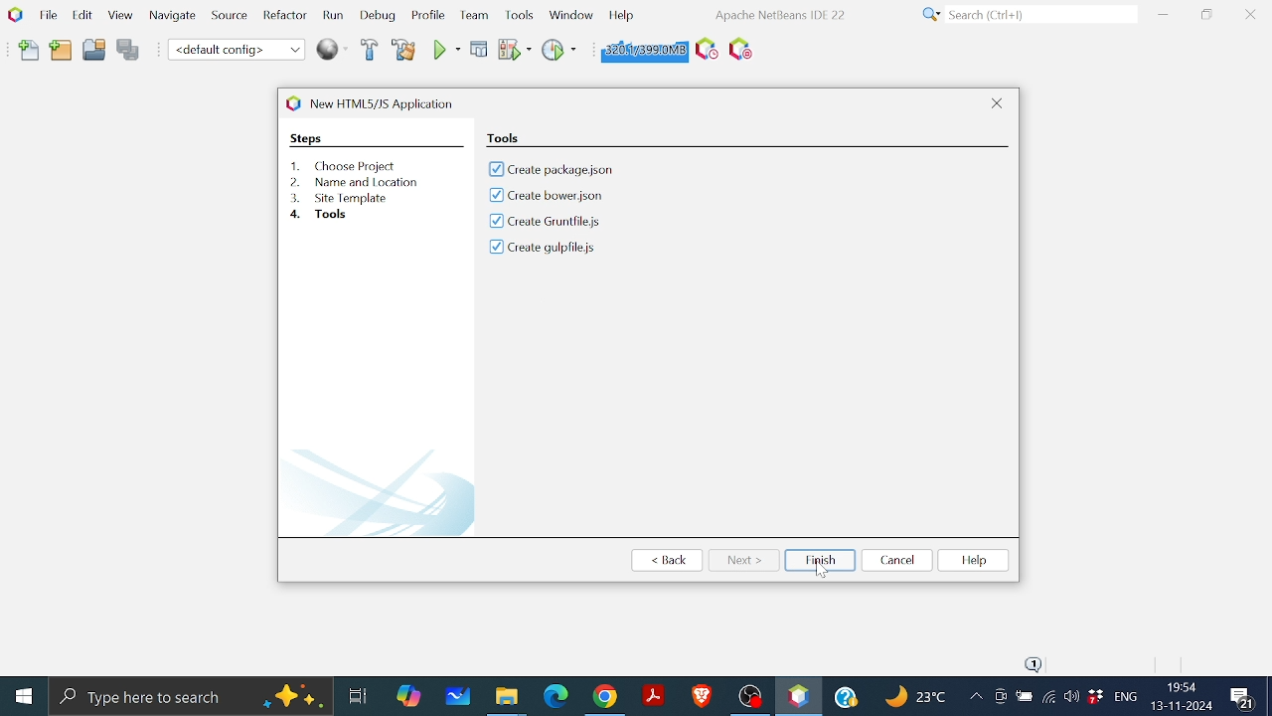 Image resolution: width=1272 pixels, height=716 pixels. What do you see at coordinates (1047, 699) in the screenshot?
I see `Internet Access` at bounding box center [1047, 699].